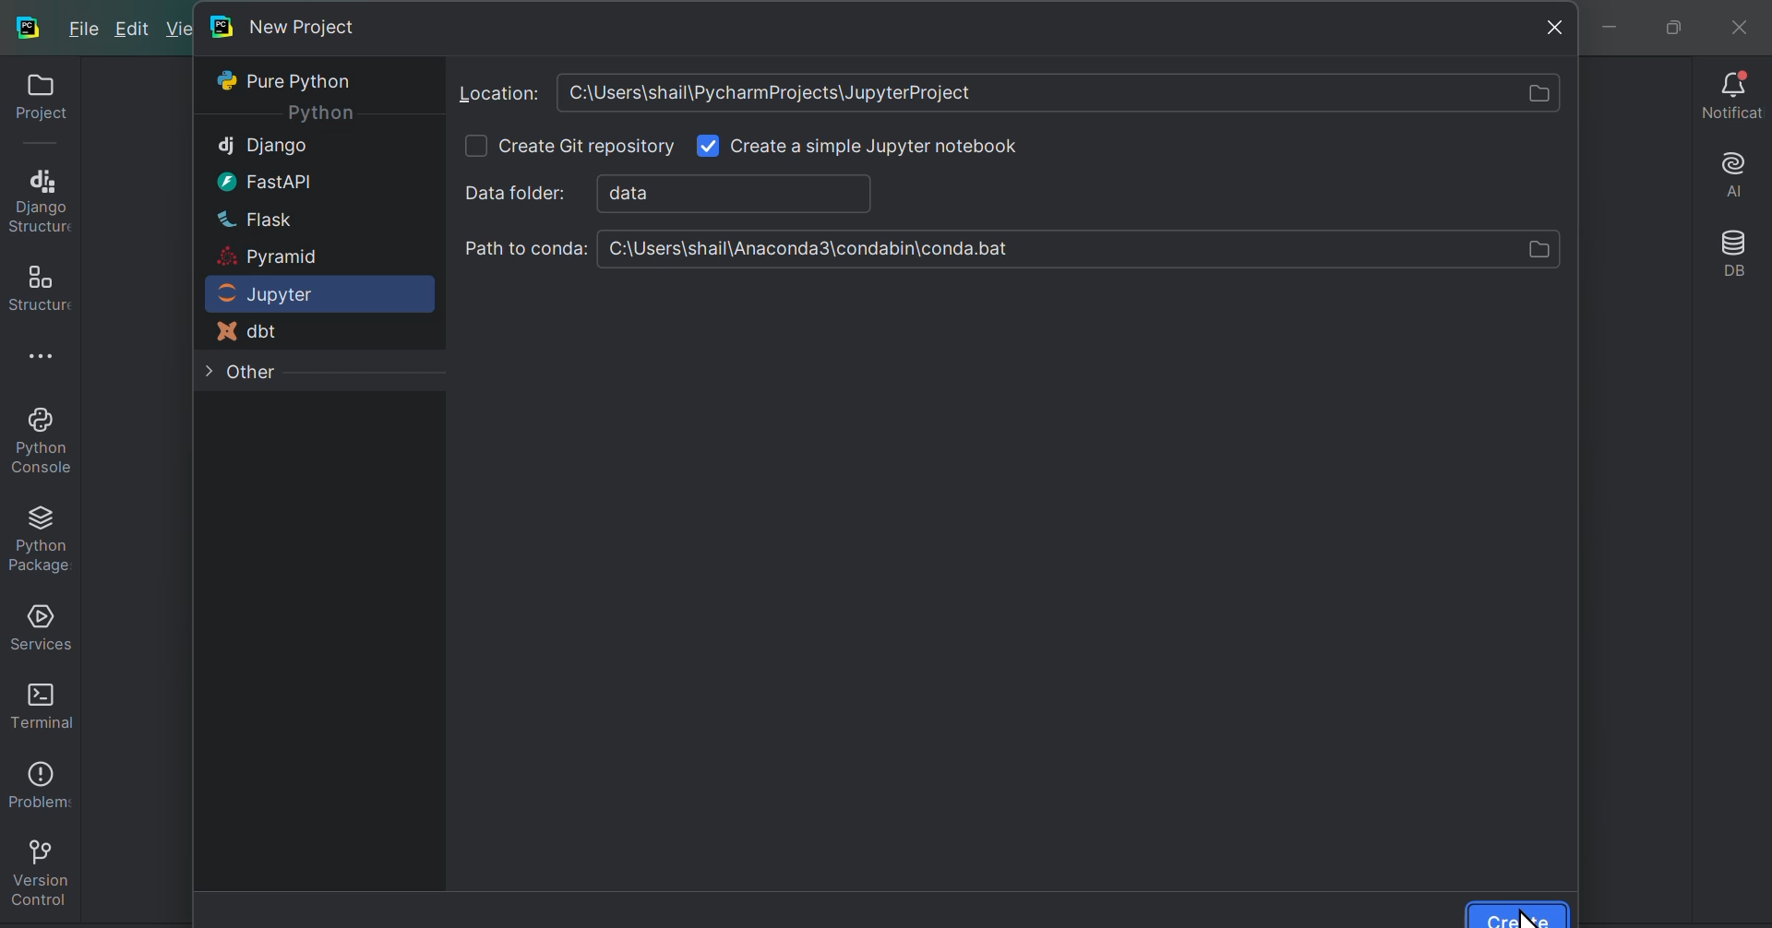  I want to click on , so click(874, 145).